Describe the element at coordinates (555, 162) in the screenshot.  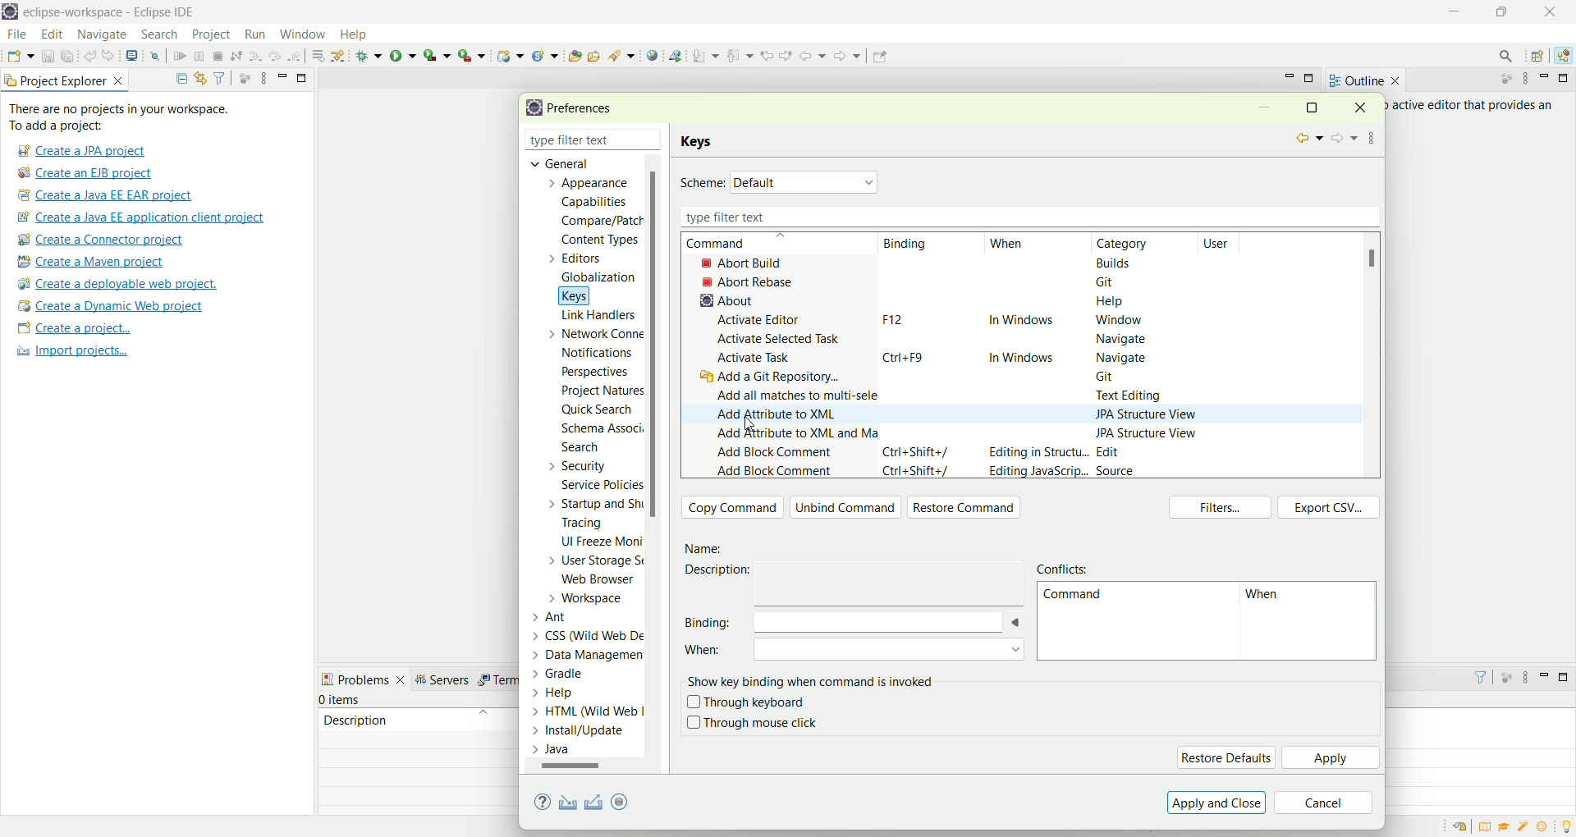
I see `general` at that location.